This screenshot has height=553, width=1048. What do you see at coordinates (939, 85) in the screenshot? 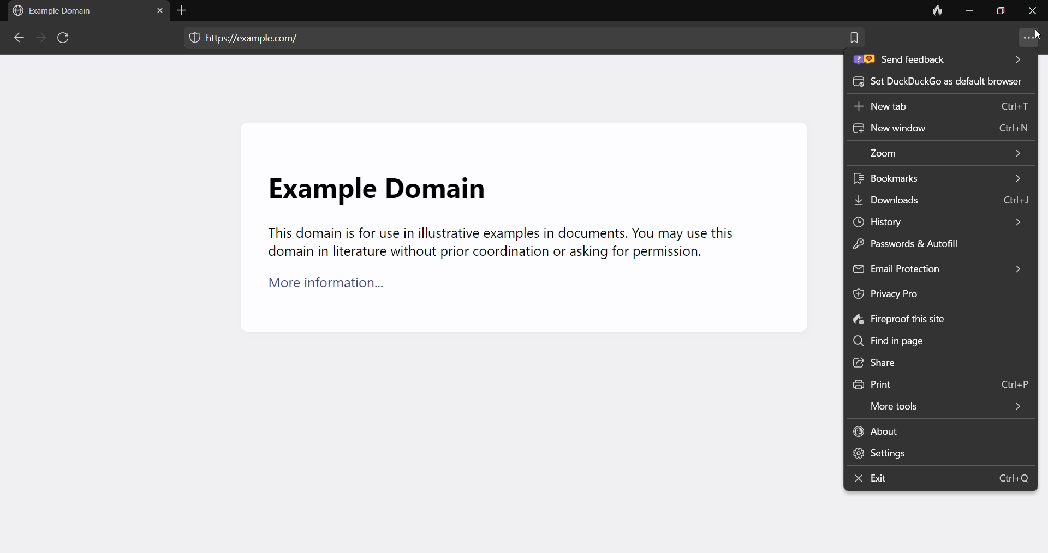
I see `set duckduckgo as default browser` at bounding box center [939, 85].